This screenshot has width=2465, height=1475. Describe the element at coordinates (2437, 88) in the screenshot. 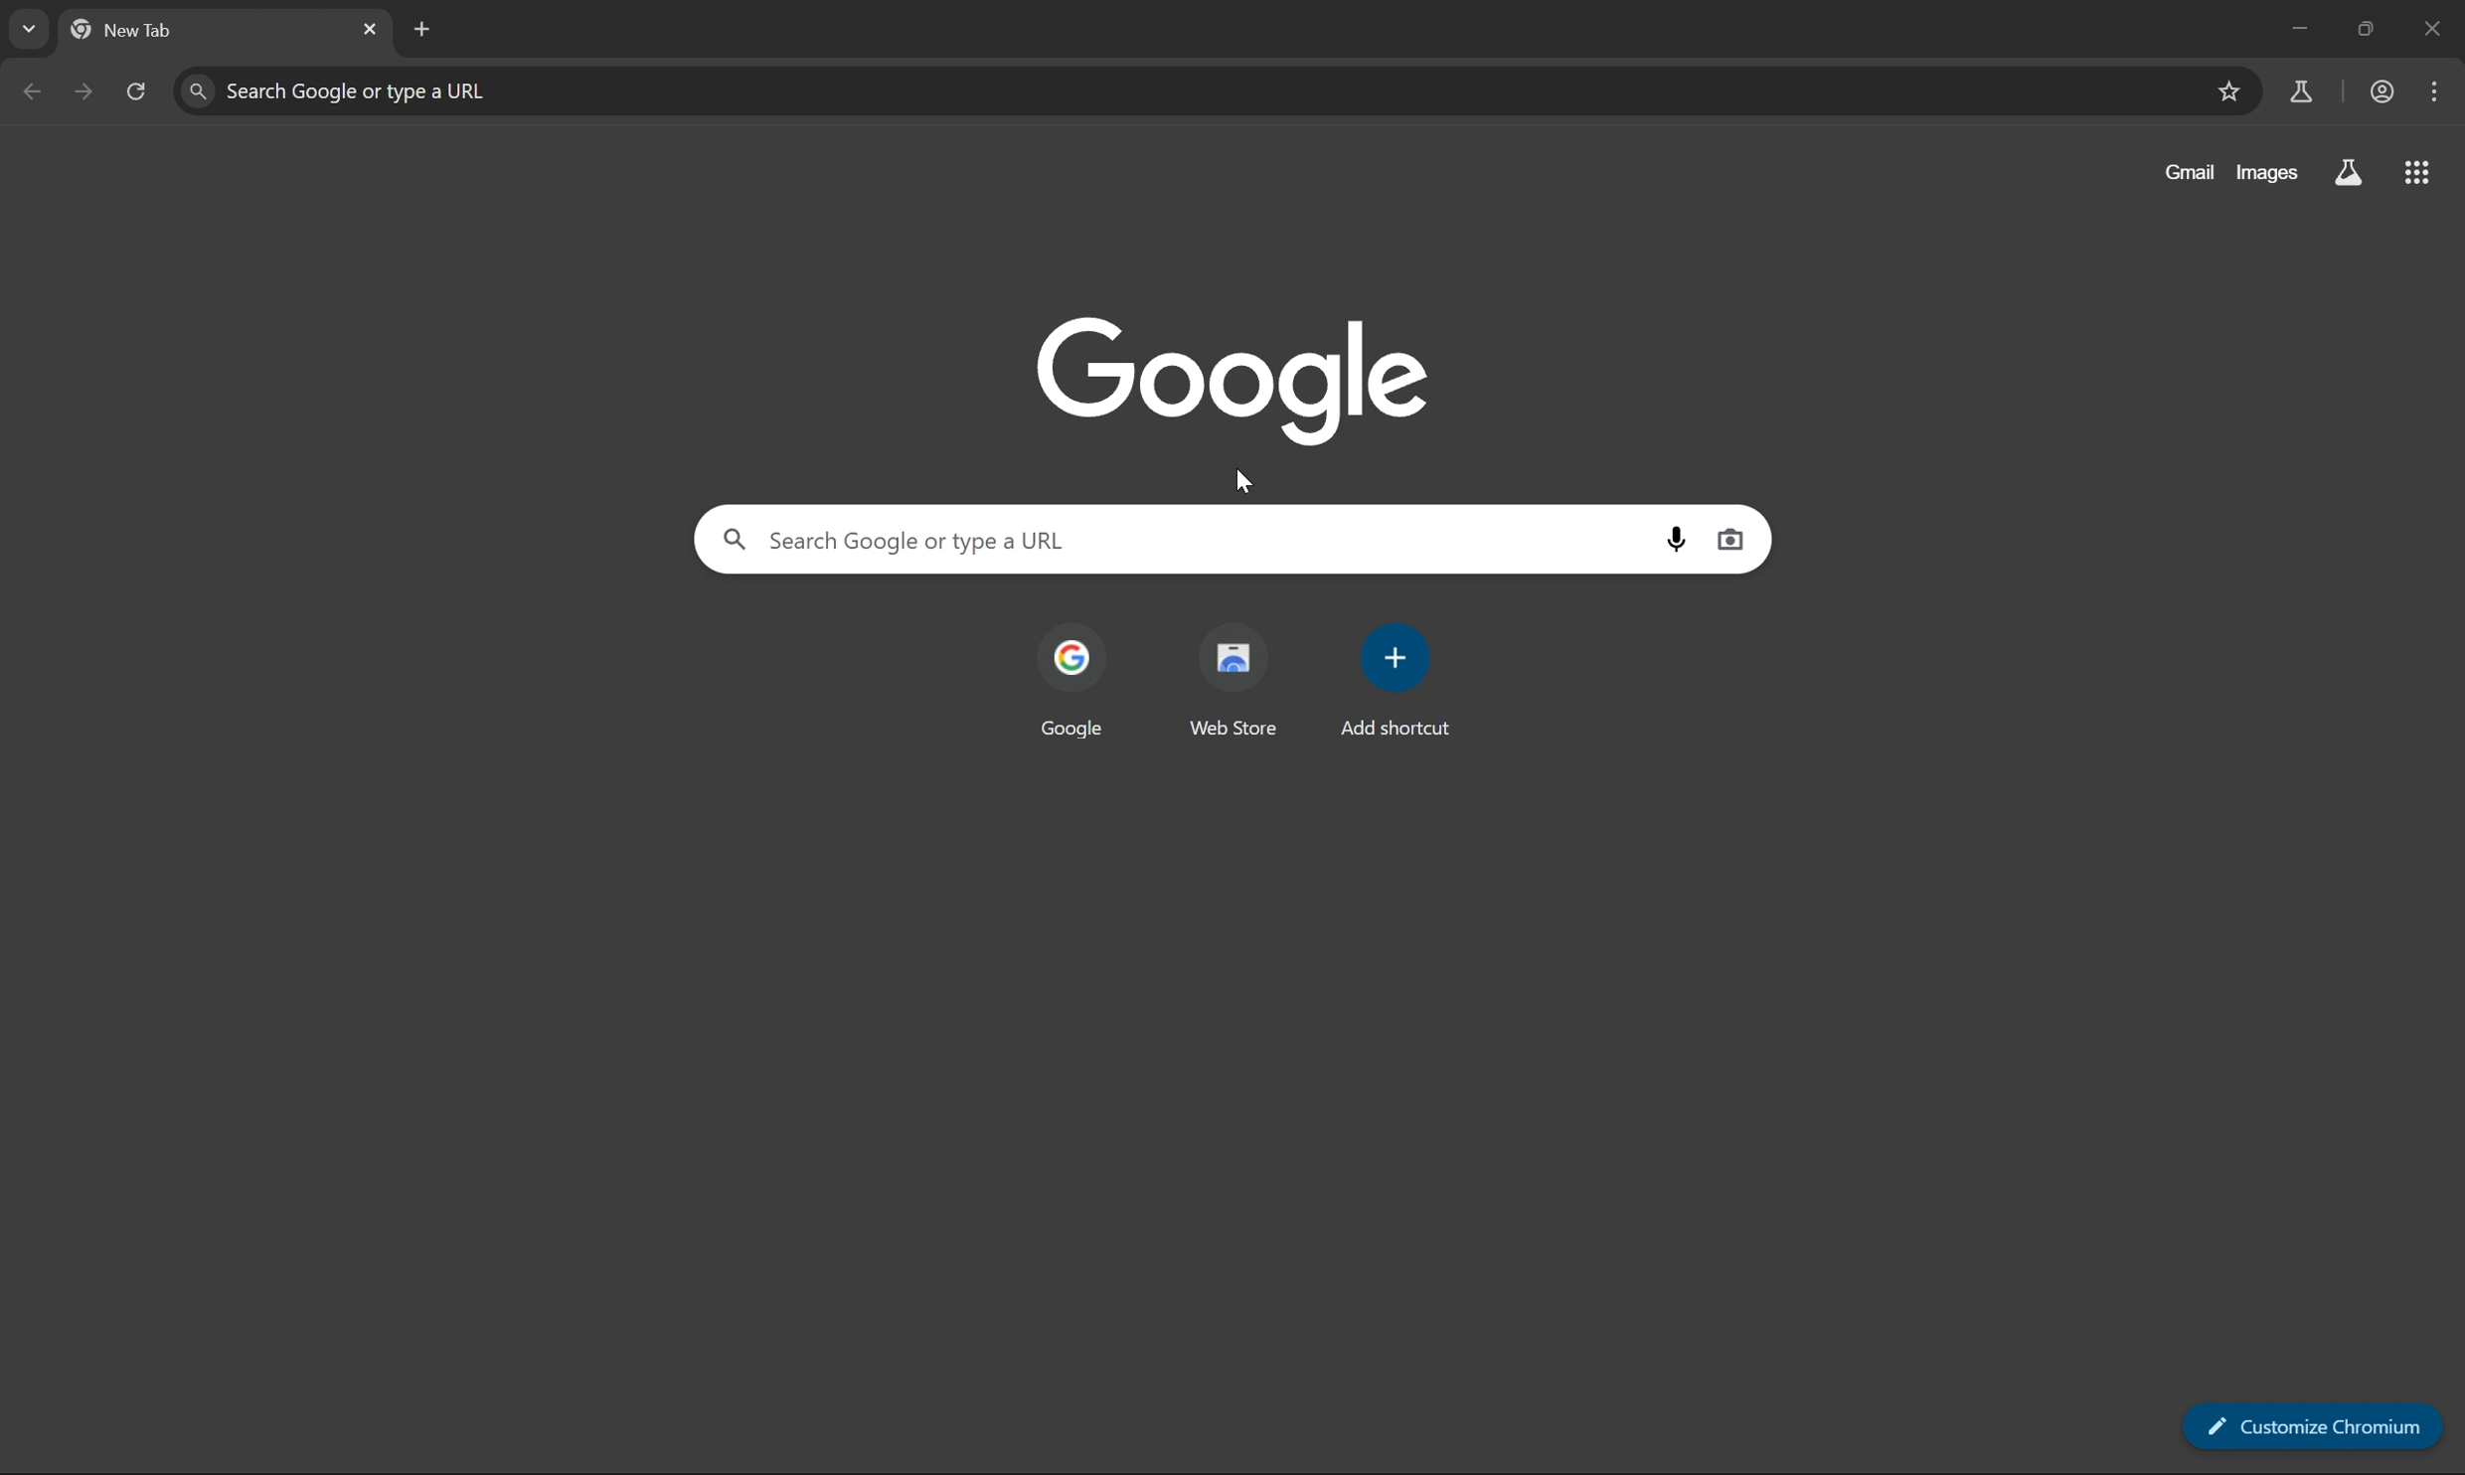

I see `customize and control chromium` at that location.